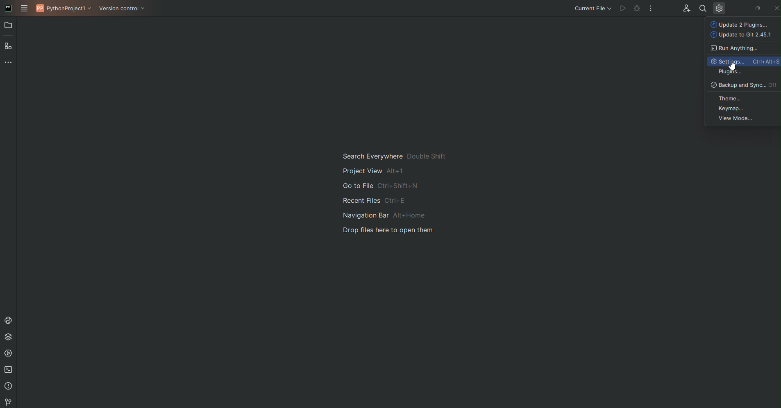  What do you see at coordinates (384, 216) in the screenshot?
I see `navigation bar` at bounding box center [384, 216].